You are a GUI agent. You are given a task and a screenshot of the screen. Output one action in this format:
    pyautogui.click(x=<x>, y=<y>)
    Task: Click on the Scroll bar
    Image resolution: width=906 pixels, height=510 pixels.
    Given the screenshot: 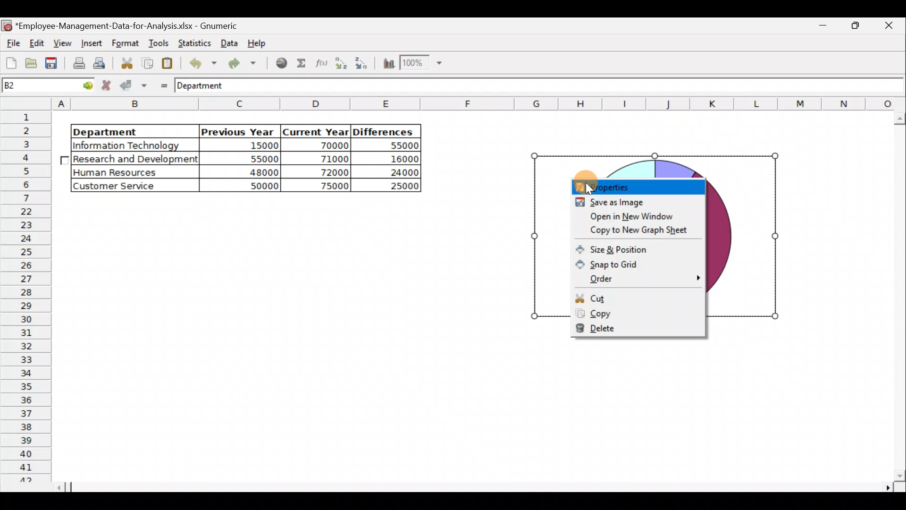 What is the action you would take?
    pyautogui.click(x=481, y=488)
    